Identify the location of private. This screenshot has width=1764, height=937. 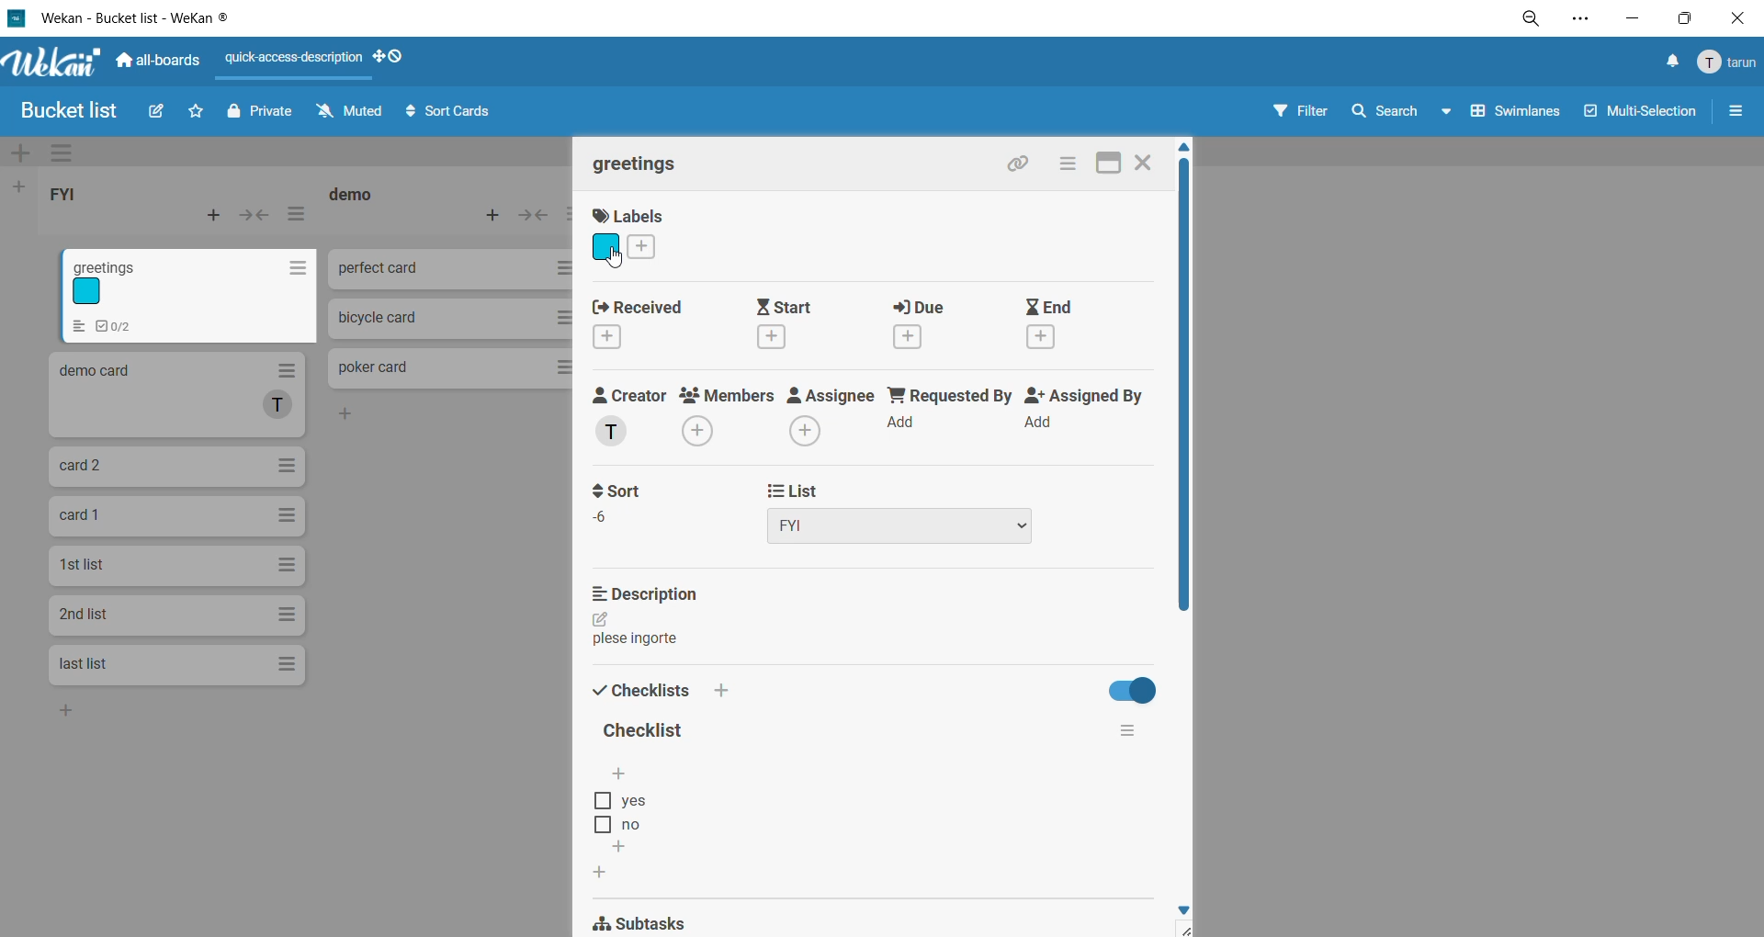
(270, 114).